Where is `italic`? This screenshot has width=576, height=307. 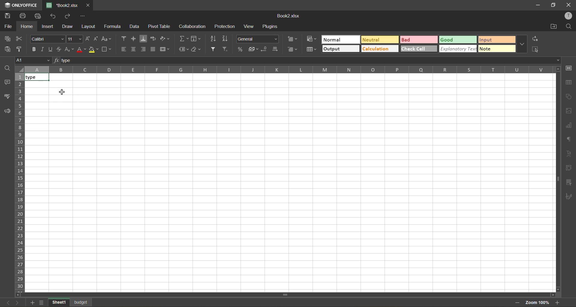
italic is located at coordinates (42, 49).